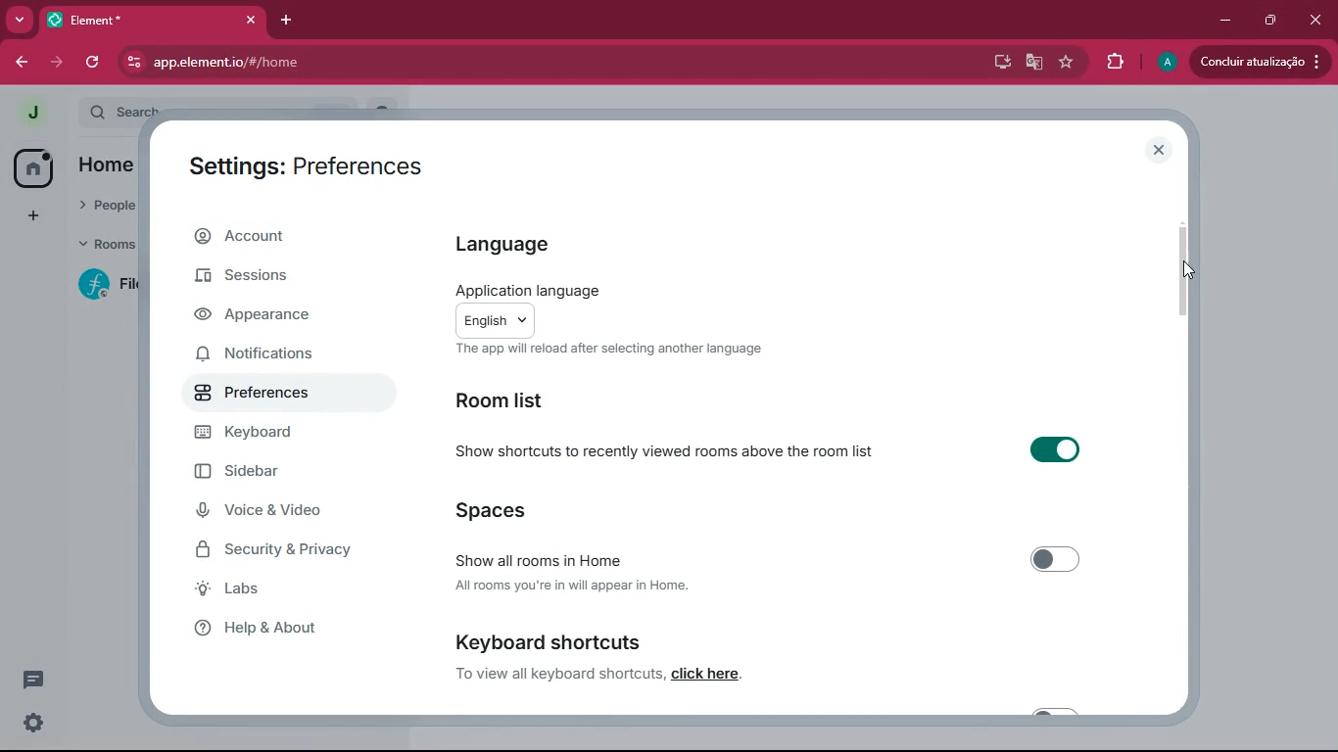  Describe the element at coordinates (282, 630) in the screenshot. I see `help` at that location.